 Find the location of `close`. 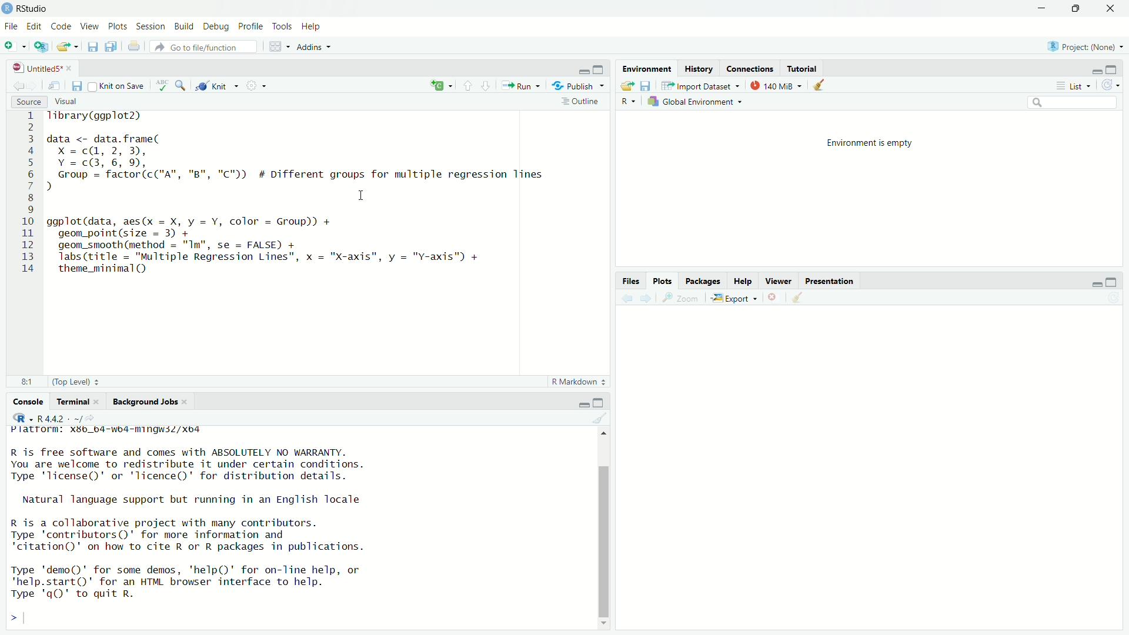

close is located at coordinates (772, 298).